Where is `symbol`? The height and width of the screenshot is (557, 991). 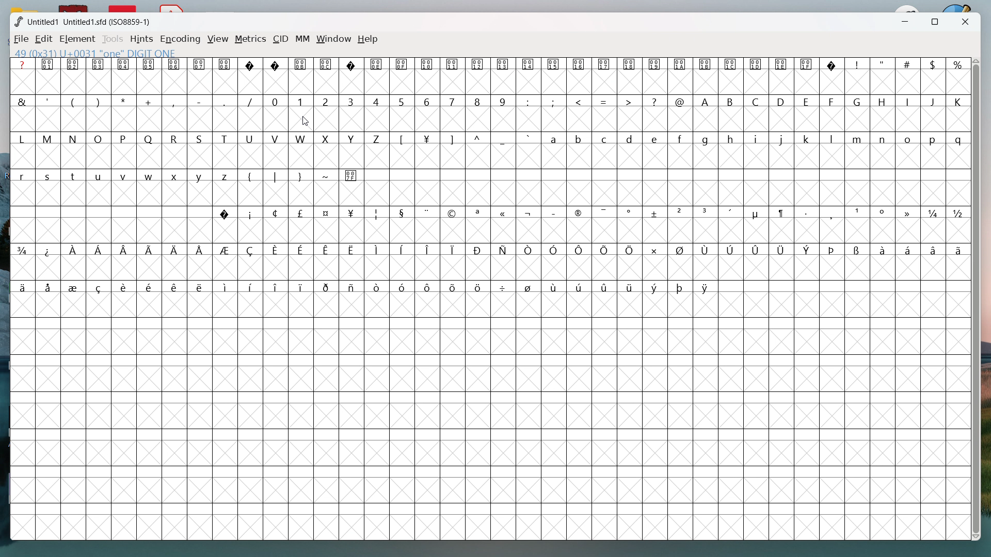 symbol is located at coordinates (74, 250).